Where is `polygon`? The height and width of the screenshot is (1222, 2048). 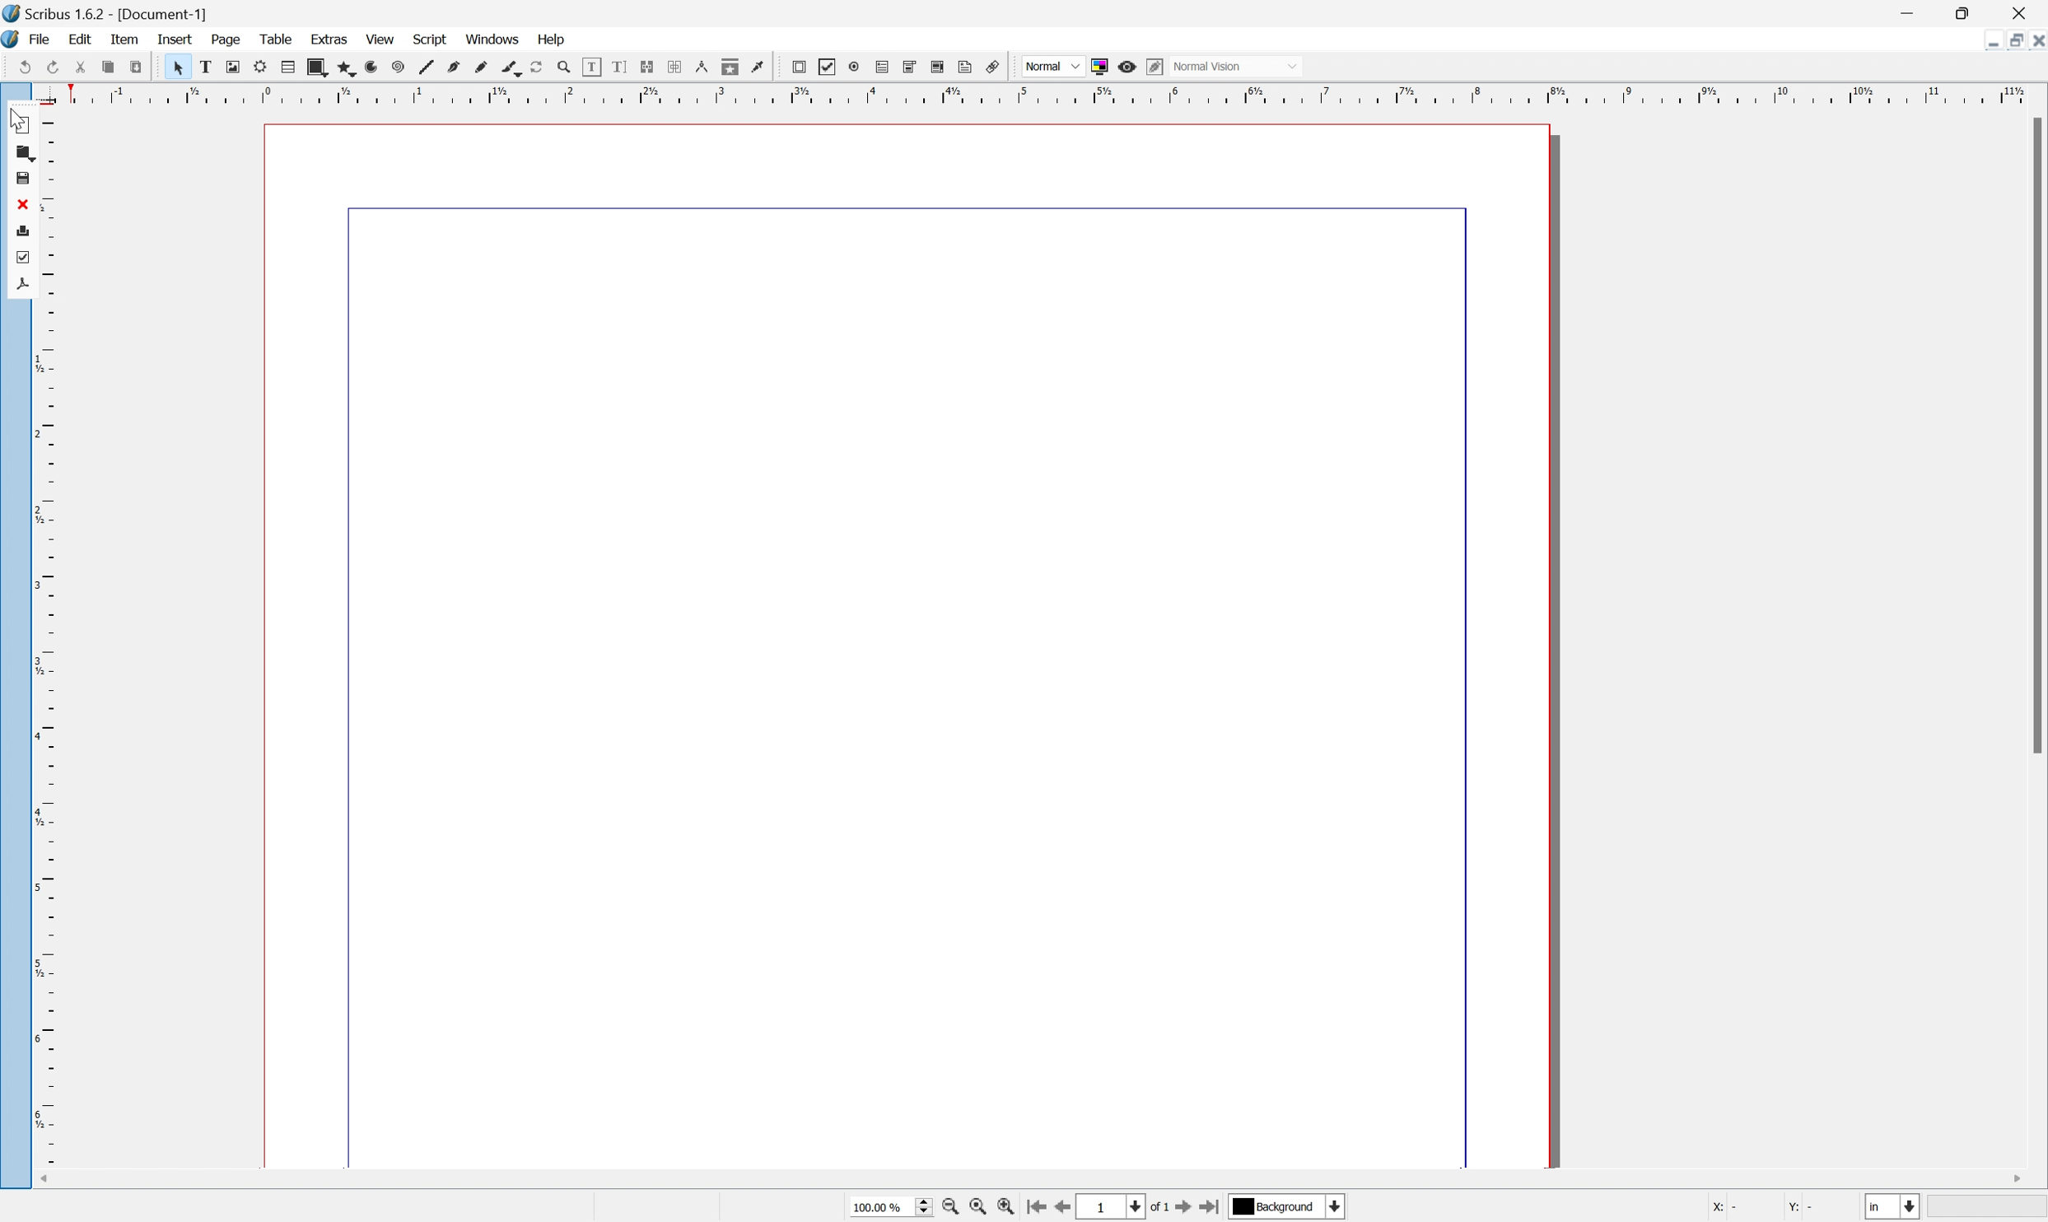
polygon is located at coordinates (534, 68).